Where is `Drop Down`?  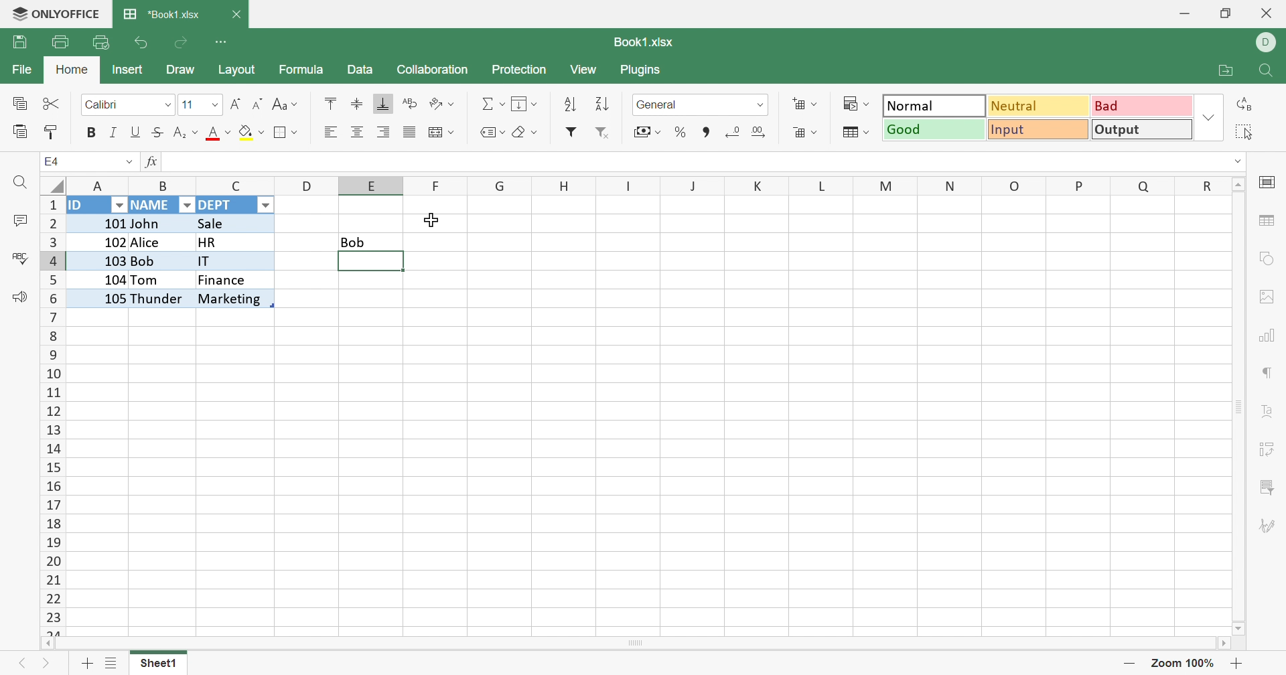 Drop Down is located at coordinates (758, 106).